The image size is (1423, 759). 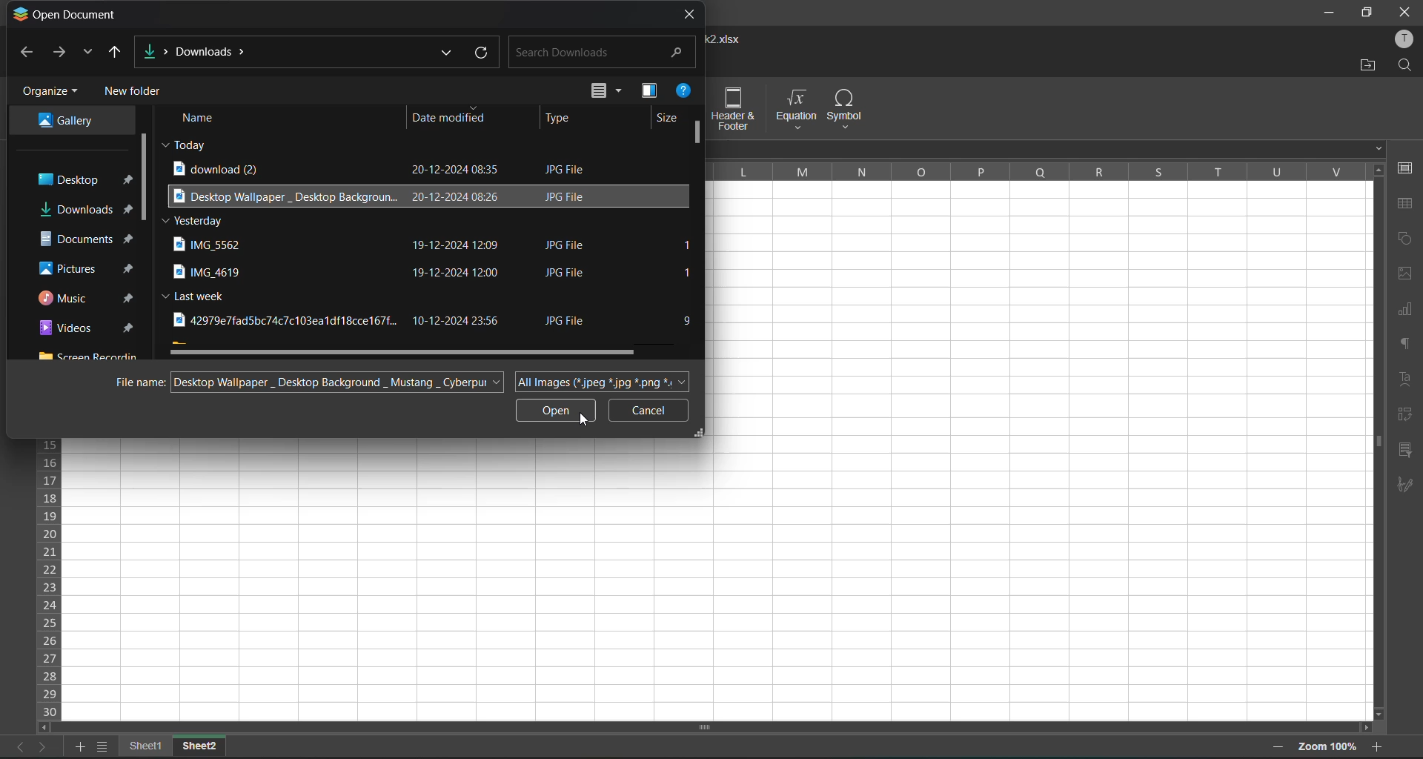 What do you see at coordinates (190, 144) in the screenshot?
I see `today` at bounding box center [190, 144].